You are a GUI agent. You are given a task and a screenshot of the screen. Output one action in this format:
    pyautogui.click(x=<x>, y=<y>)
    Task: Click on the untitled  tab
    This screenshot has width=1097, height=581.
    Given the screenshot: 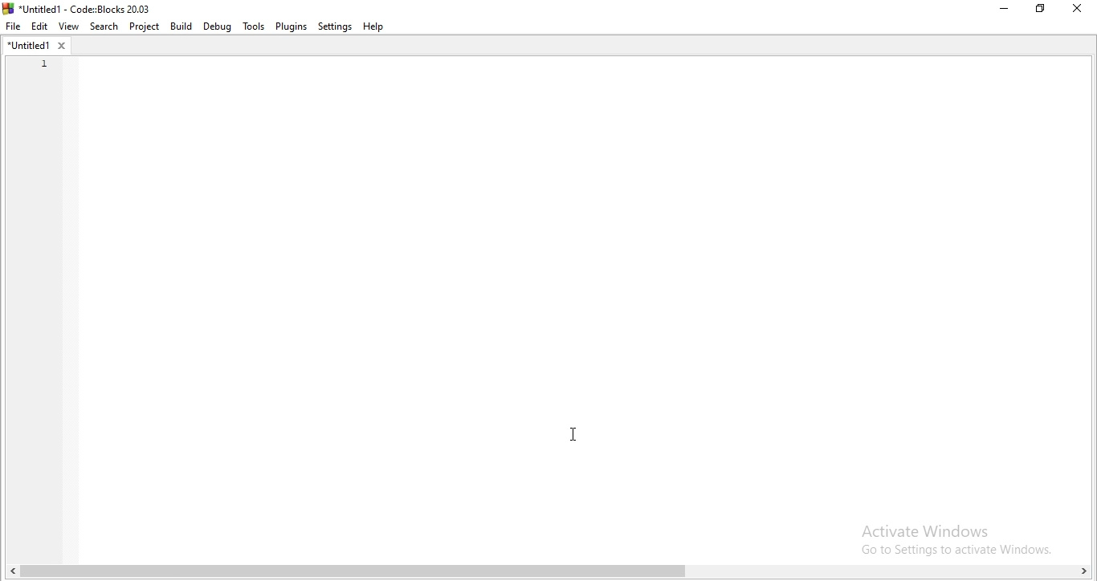 What is the action you would take?
    pyautogui.click(x=36, y=65)
    